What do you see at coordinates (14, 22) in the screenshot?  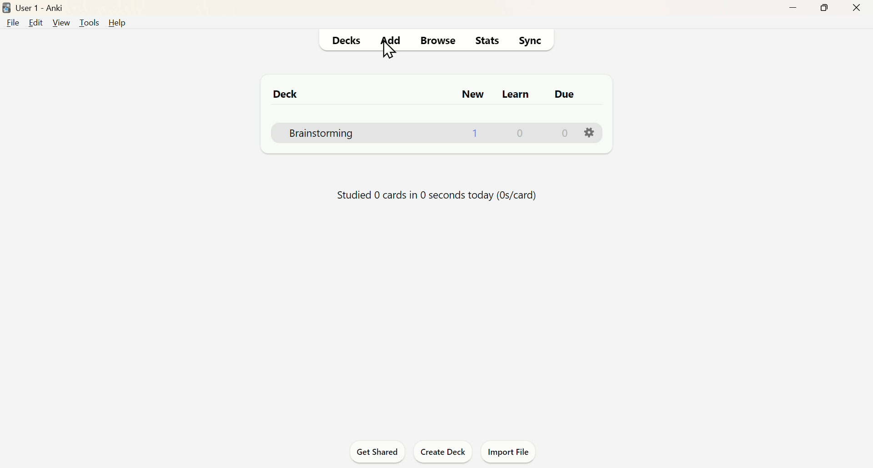 I see `` at bounding box center [14, 22].